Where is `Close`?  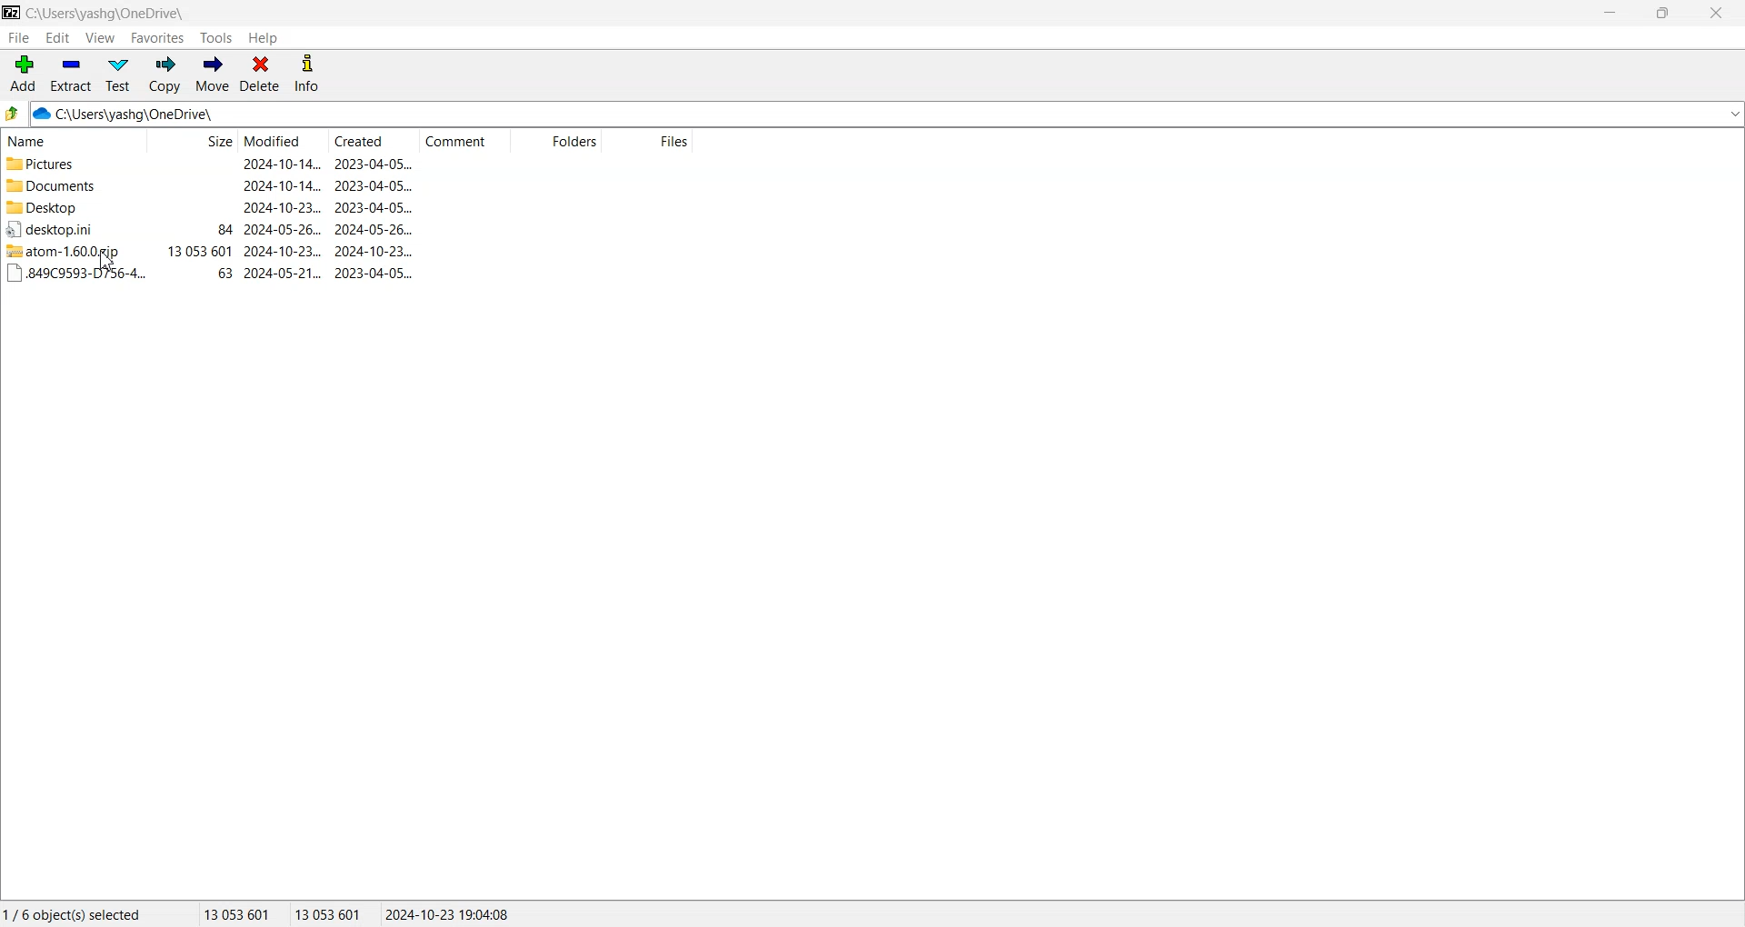 Close is located at coordinates (1714, 13).